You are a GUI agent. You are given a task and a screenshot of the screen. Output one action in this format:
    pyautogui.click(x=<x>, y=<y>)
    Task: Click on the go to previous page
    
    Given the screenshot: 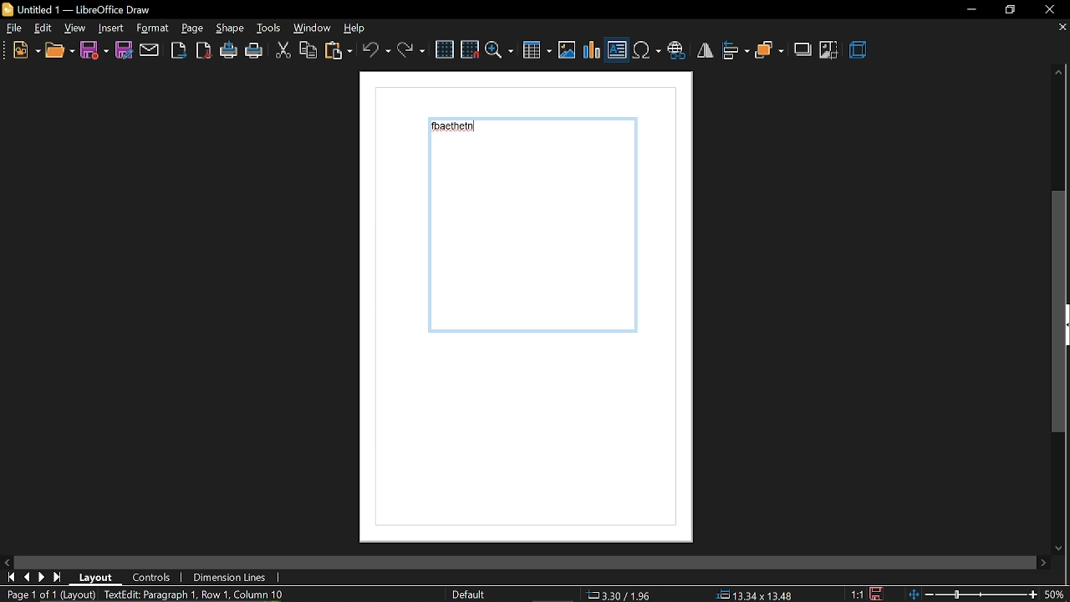 What is the action you would take?
    pyautogui.click(x=27, y=578)
    